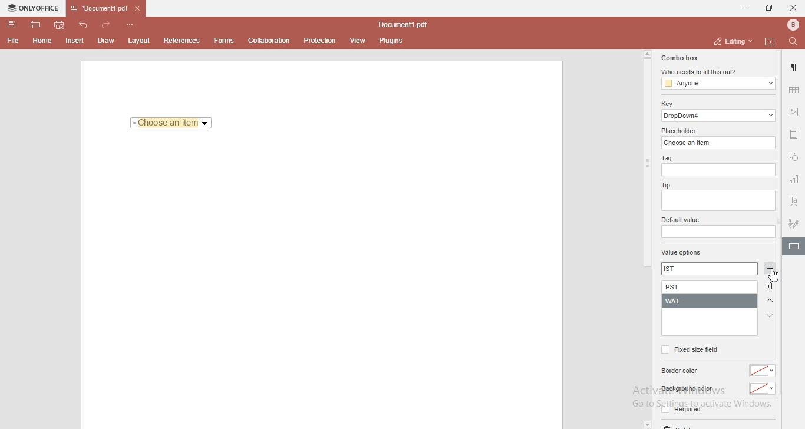 The height and width of the screenshot is (429, 805). Describe the element at coordinates (681, 371) in the screenshot. I see `border color` at that location.